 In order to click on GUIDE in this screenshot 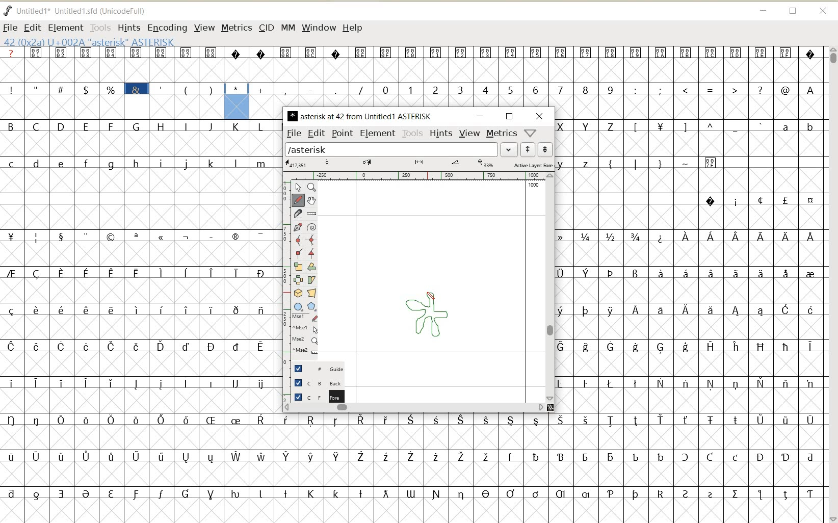, I will do `click(315, 367)`.